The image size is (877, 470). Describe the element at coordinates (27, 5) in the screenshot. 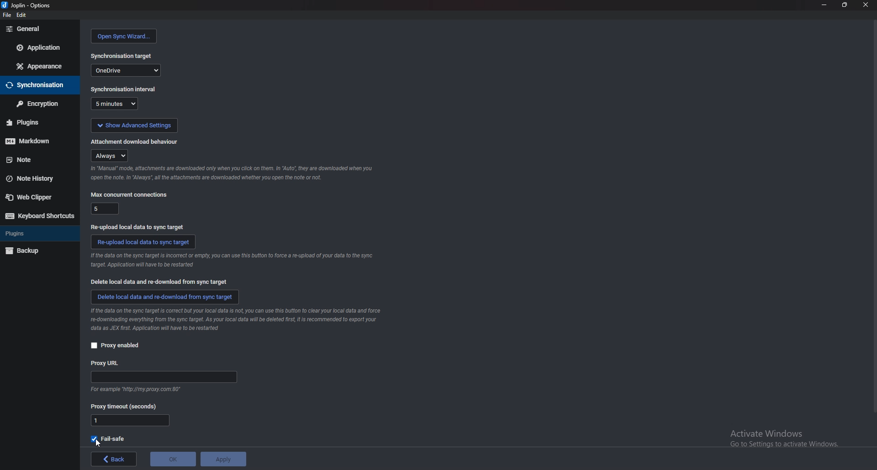

I see `options` at that location.